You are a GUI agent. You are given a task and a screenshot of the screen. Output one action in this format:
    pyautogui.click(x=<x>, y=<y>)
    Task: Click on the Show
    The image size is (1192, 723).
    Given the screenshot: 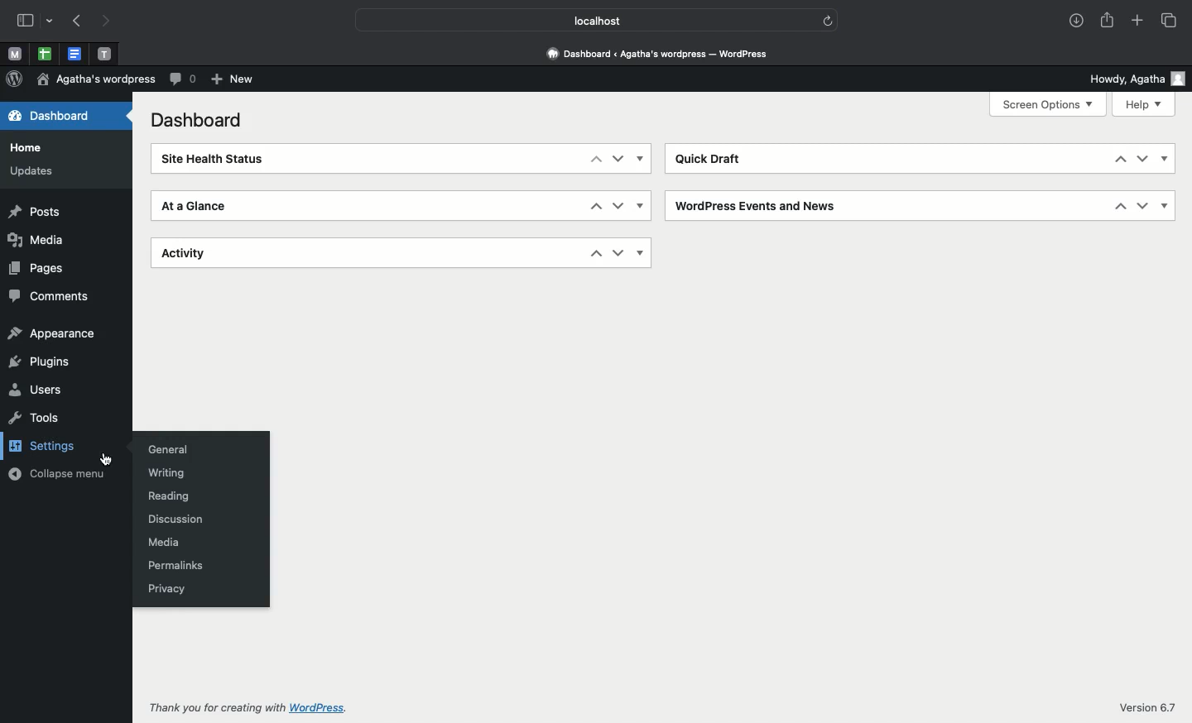 What is the action you would take?
    pyautogui.click(x=643, y=252)
    